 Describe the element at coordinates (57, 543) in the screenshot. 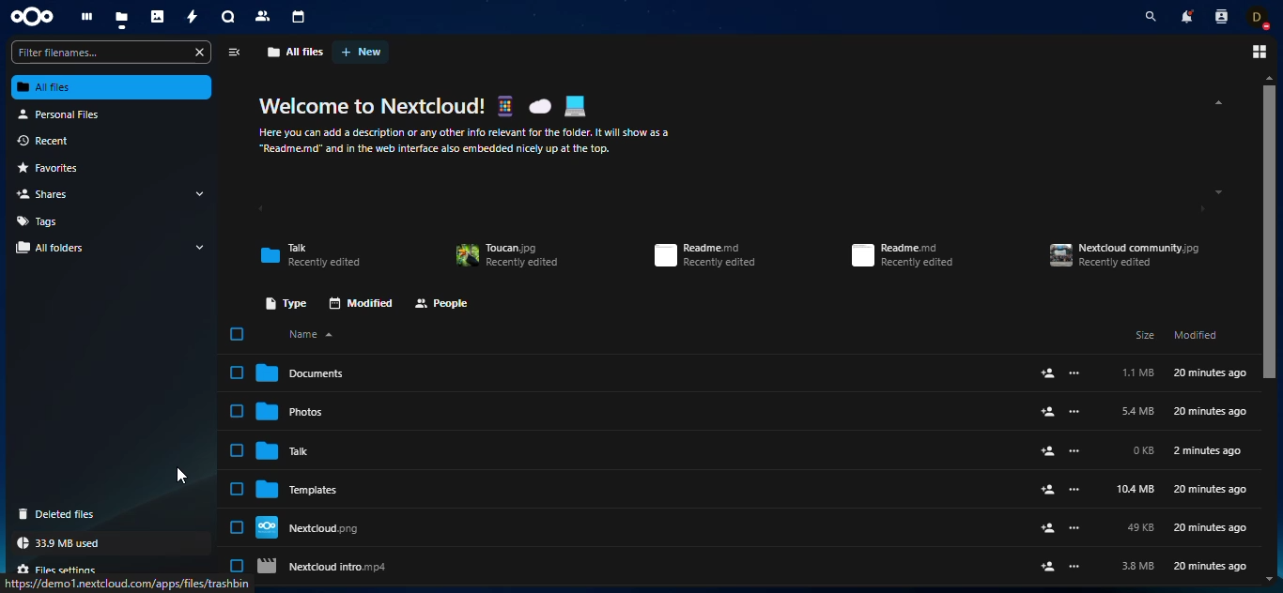

I see `33.9 MB used` at that location.